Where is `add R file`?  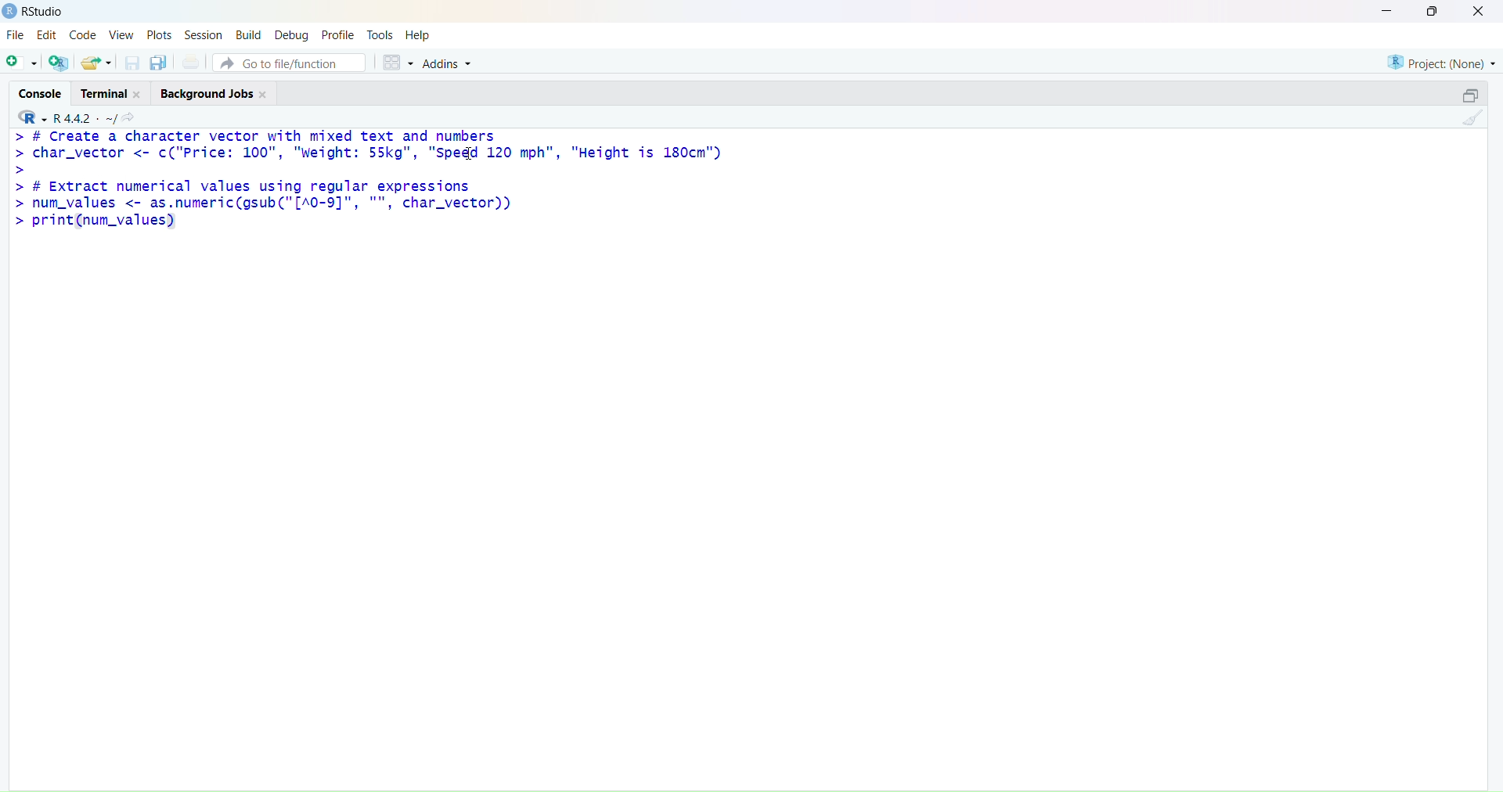 add R file is located at coordinates (59, 63).